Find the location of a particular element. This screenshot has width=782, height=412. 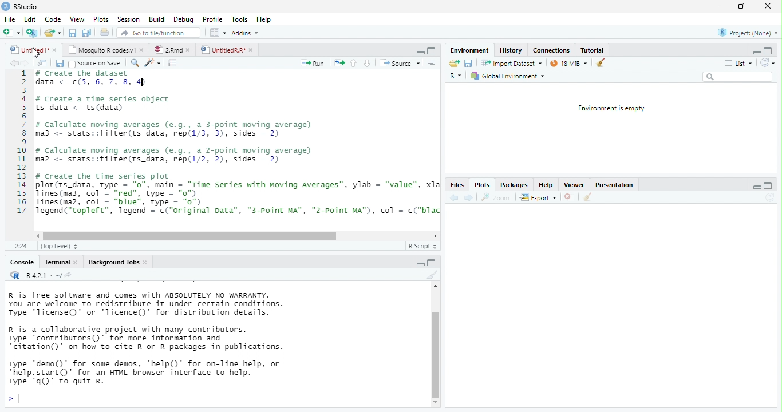

Mosquito R codes.v1 is located at coordinates (103, 49).